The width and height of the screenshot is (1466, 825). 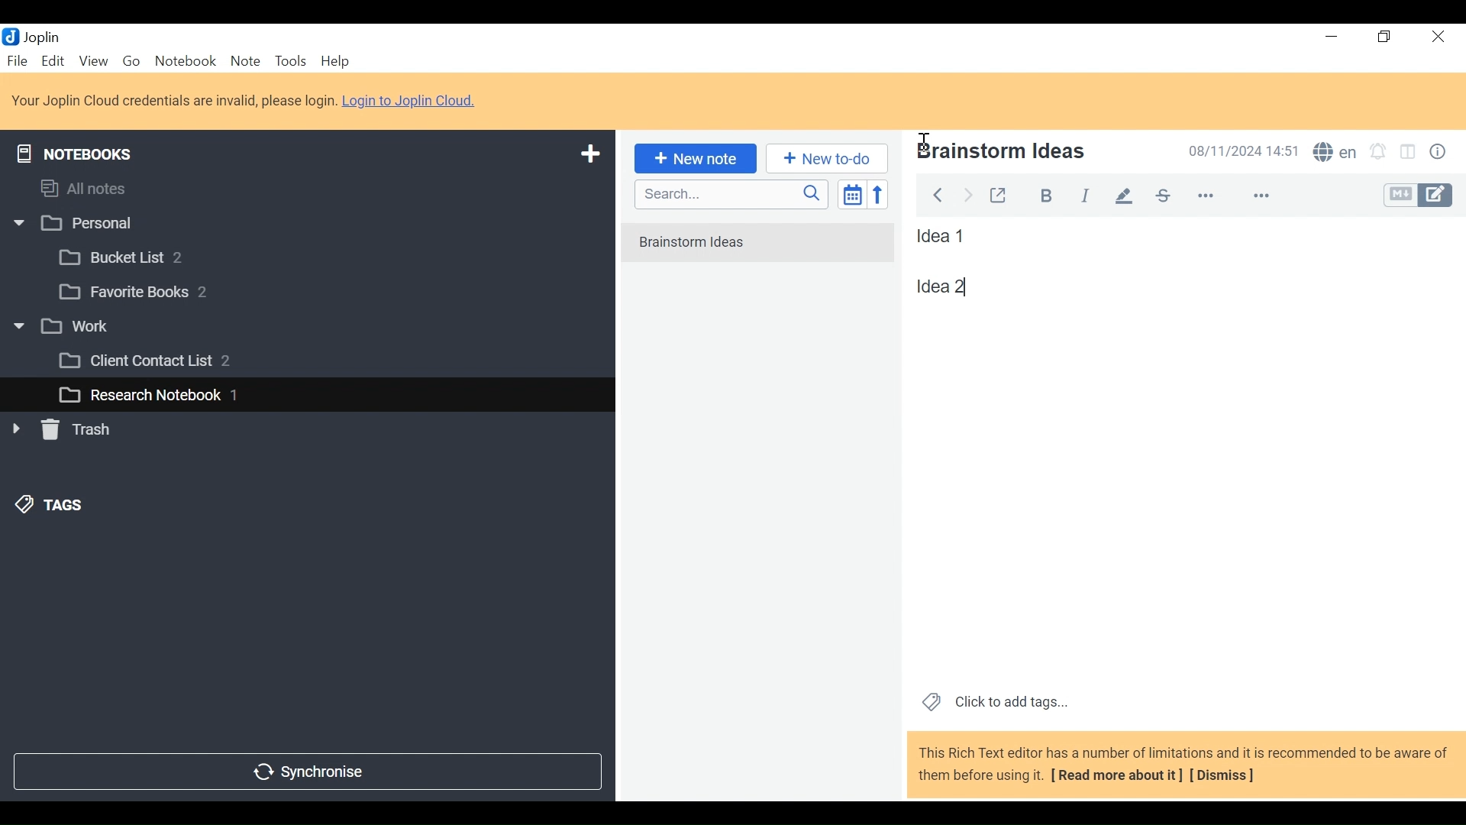 I want to click on Toggle Editor, so click(x=1419, y=196).